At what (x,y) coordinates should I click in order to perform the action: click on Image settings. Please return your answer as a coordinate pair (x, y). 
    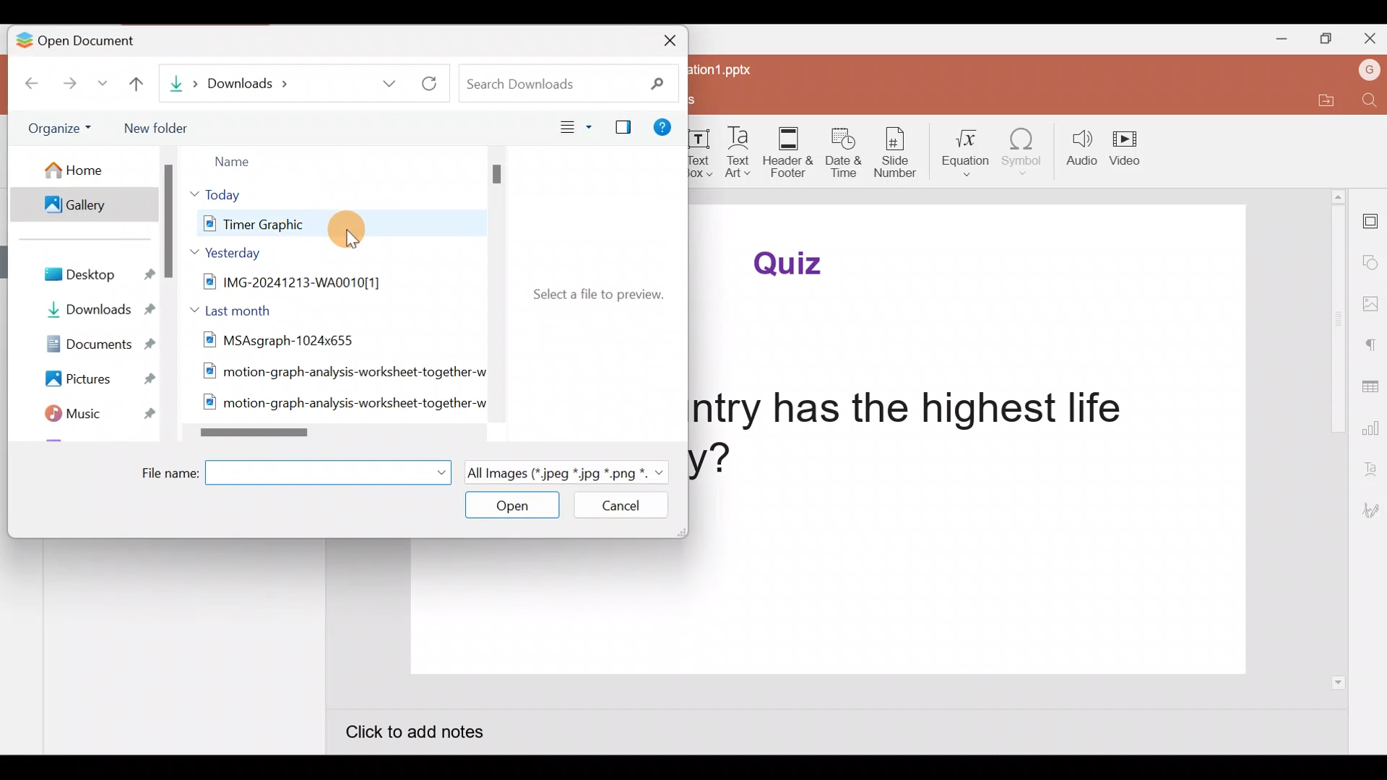
    Looking at the image, I should click on (1373, 305).